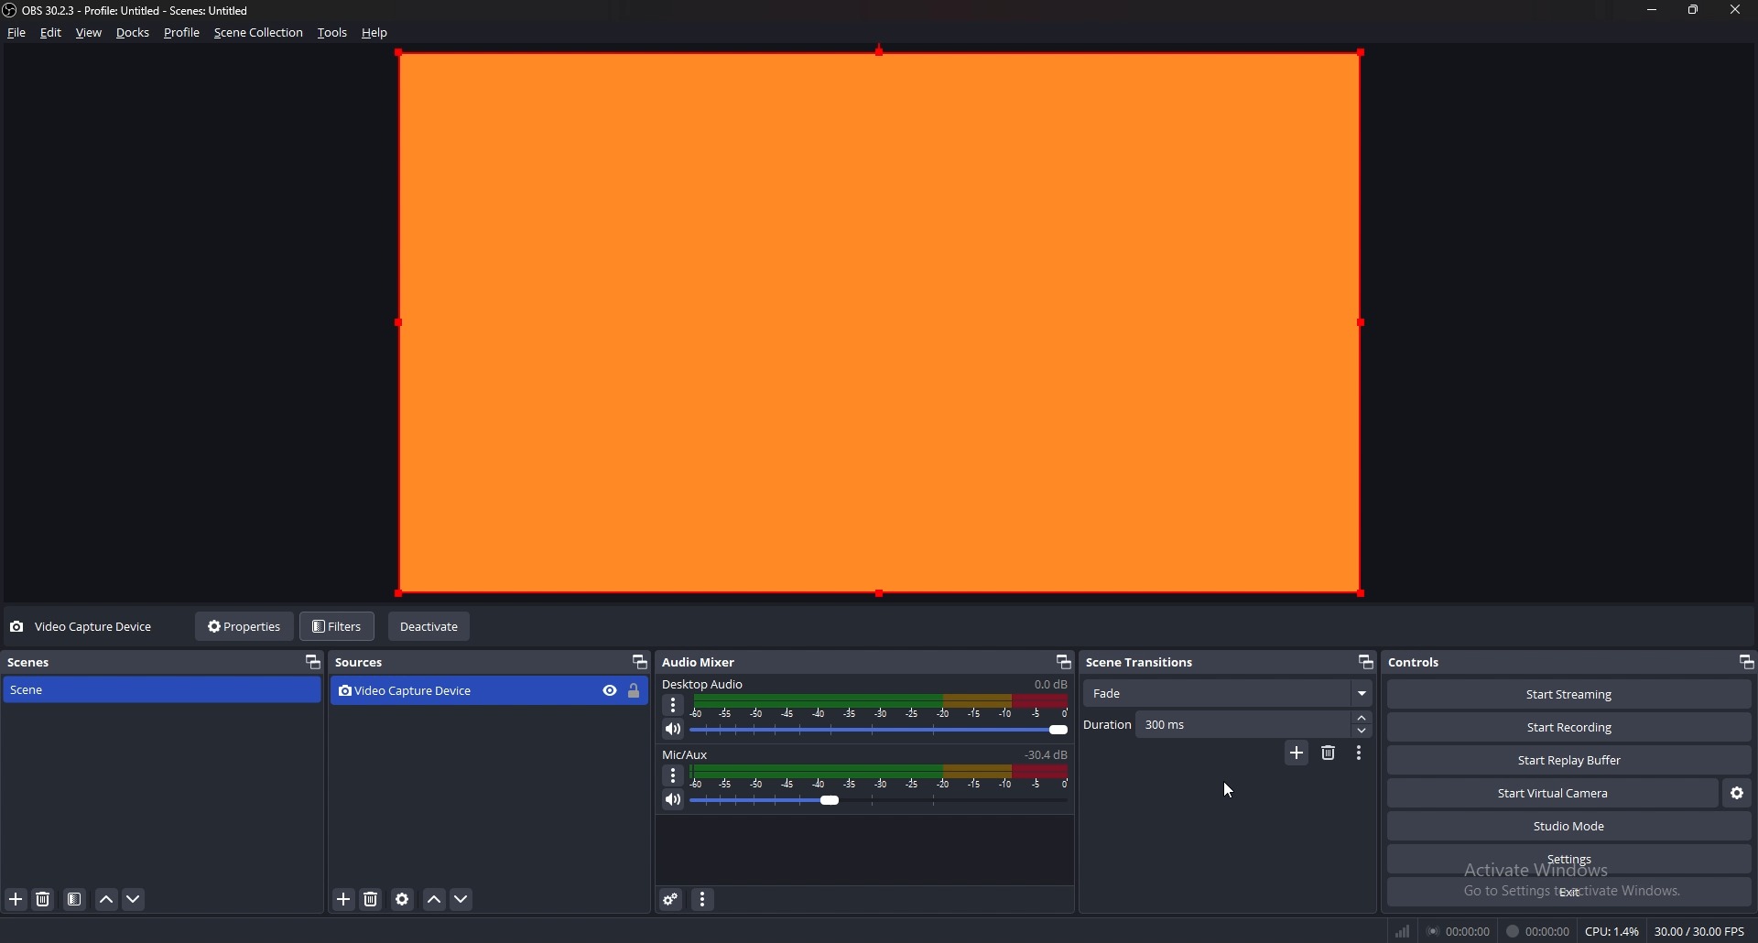  I want to click on remove scene, so click(45, 900).